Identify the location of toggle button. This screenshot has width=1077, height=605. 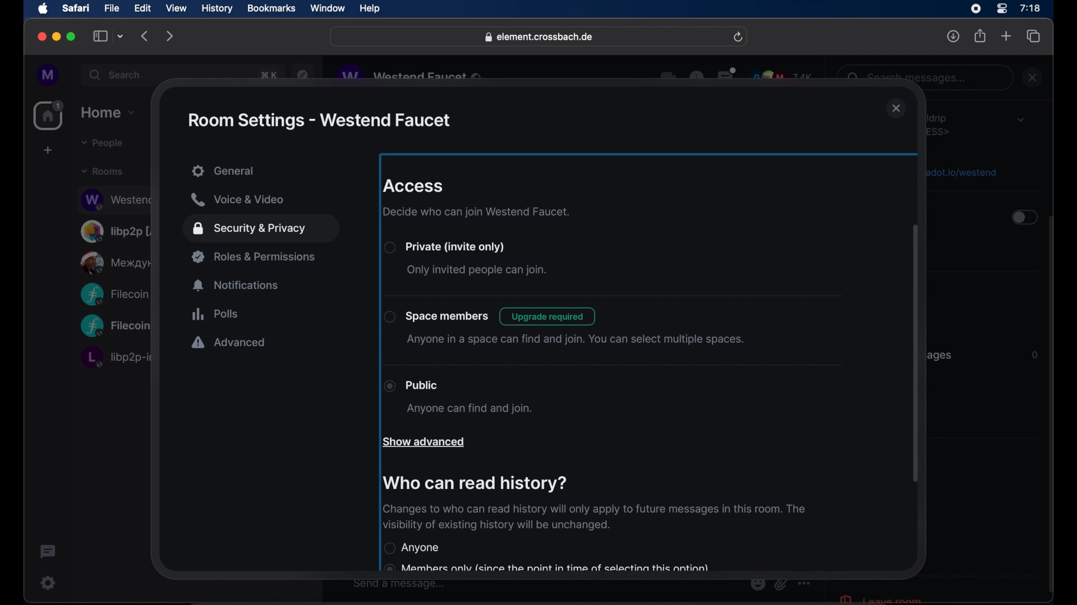
(1023, 218).